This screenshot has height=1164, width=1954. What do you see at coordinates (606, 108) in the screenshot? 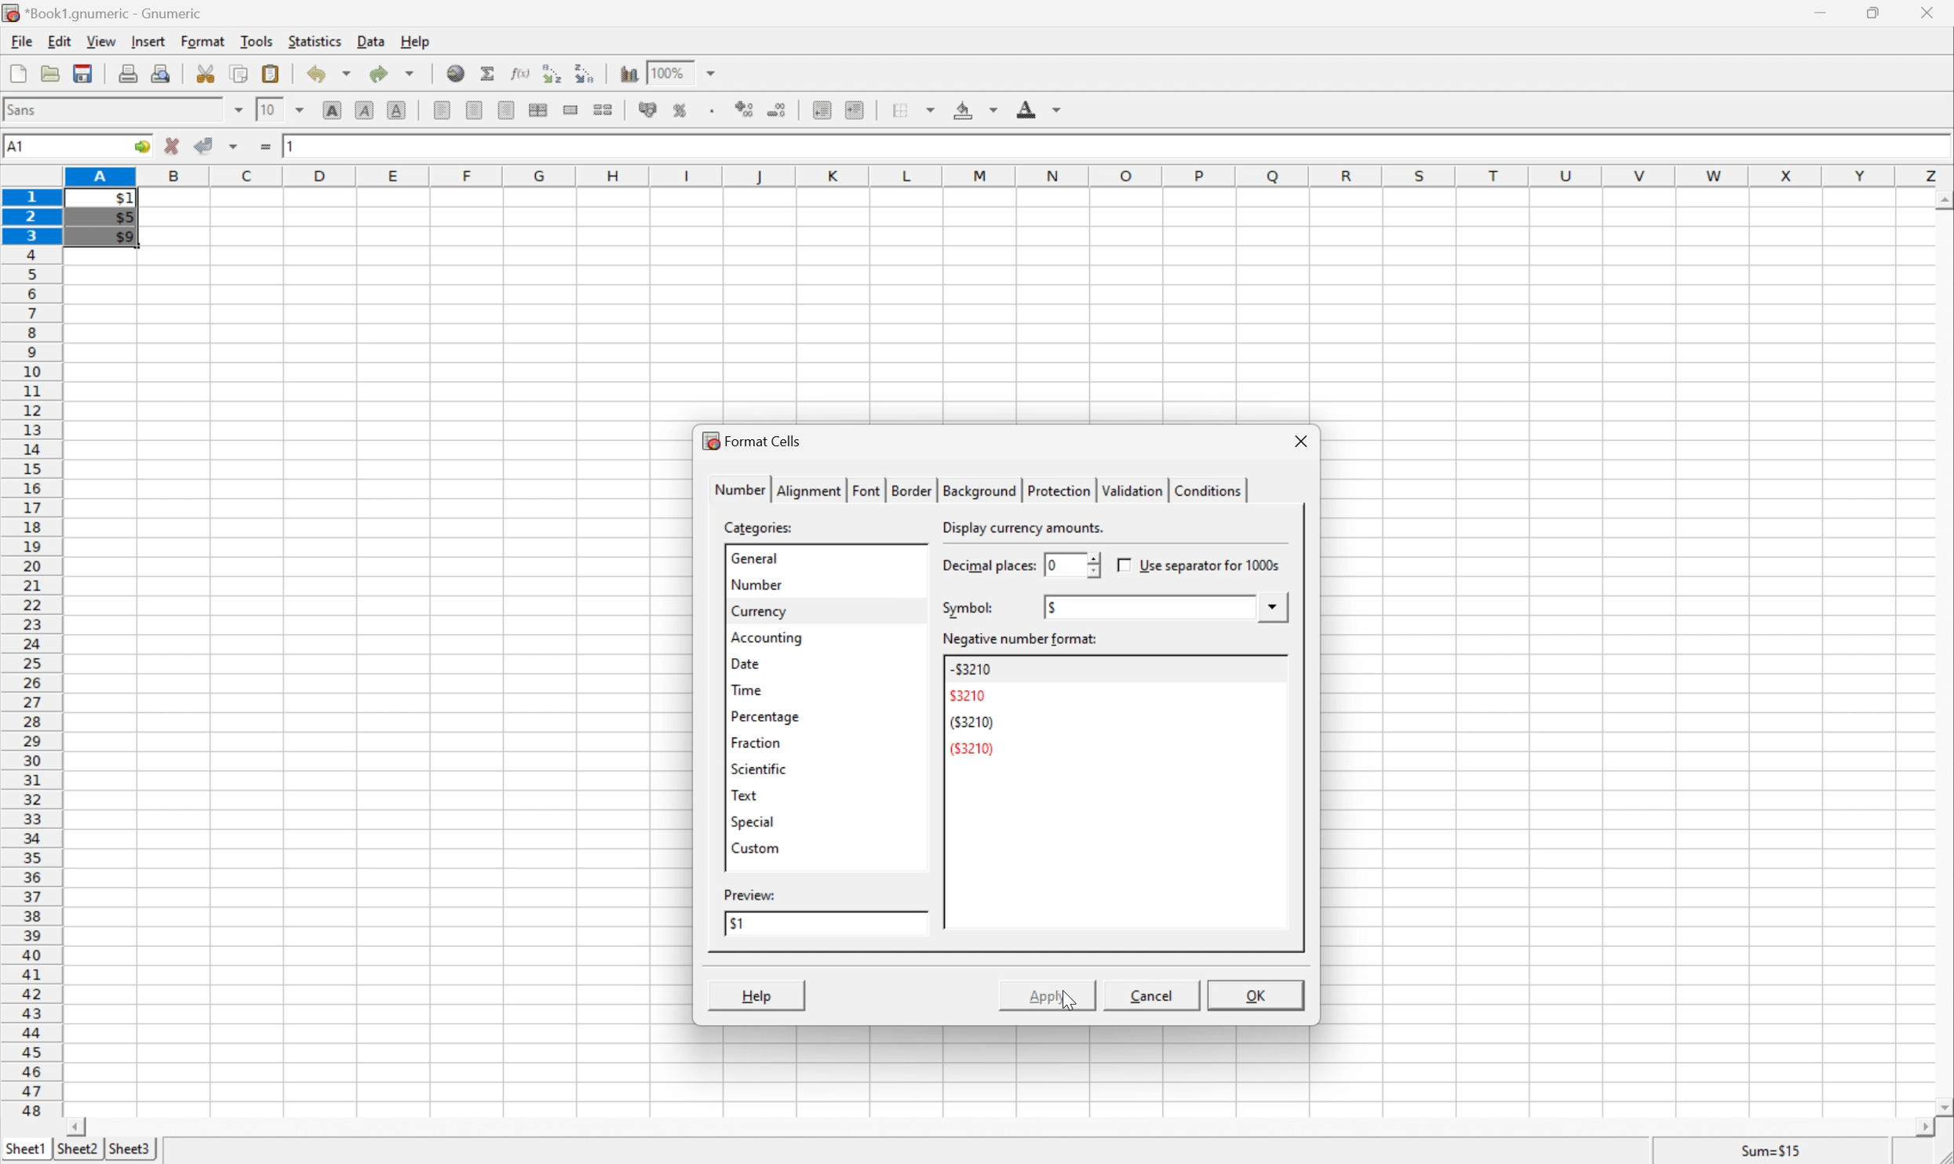
I see `split merged ranges of cells` at bounding box center [606, 108].